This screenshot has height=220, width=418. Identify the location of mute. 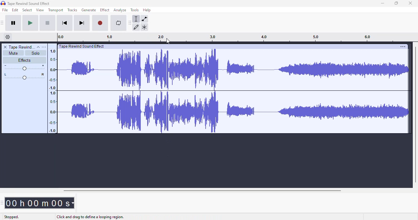
(12, 53).